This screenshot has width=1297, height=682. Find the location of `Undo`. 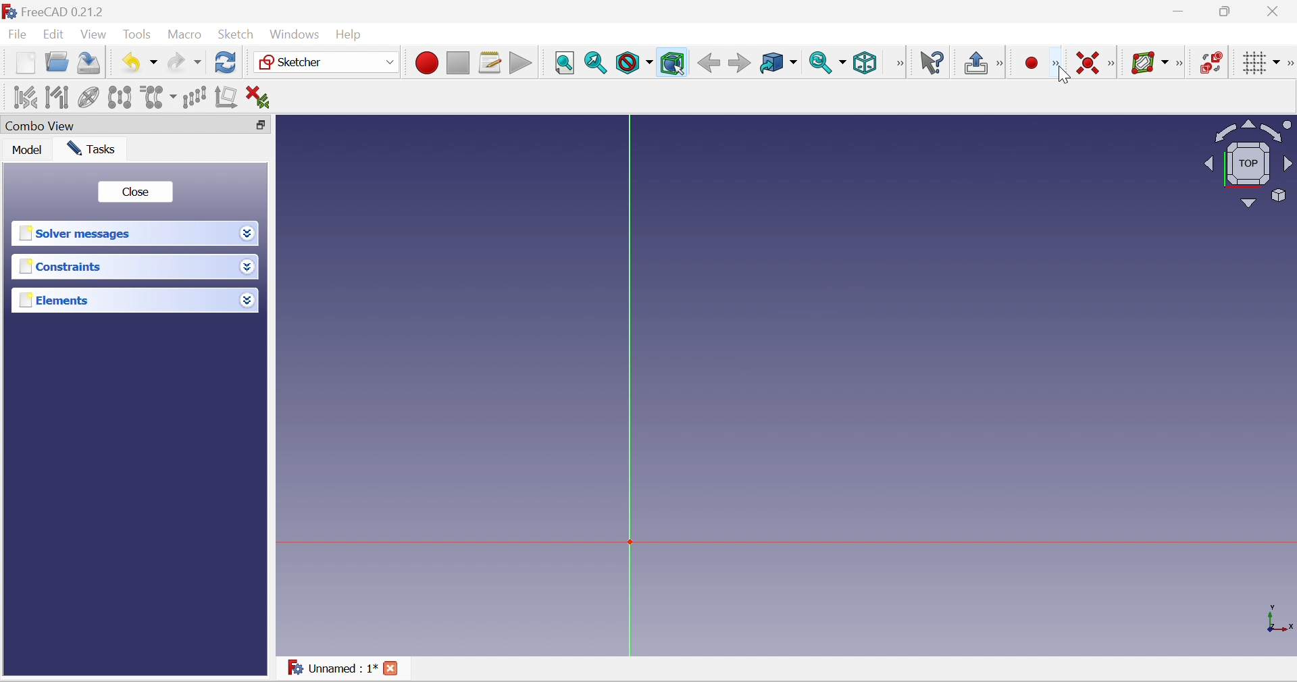

Undo is located at coordinates (138, 63).